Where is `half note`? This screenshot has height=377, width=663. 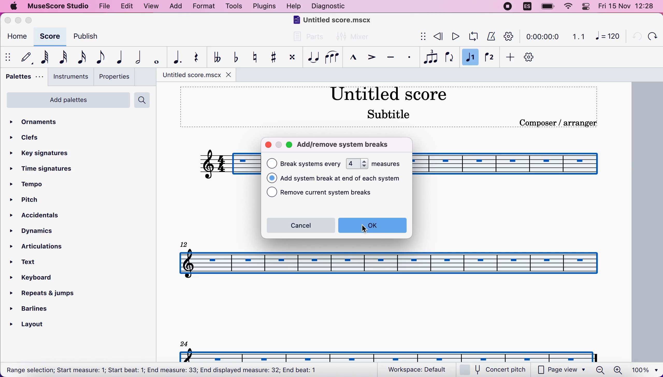
half note is located at coordinates (135, 57).